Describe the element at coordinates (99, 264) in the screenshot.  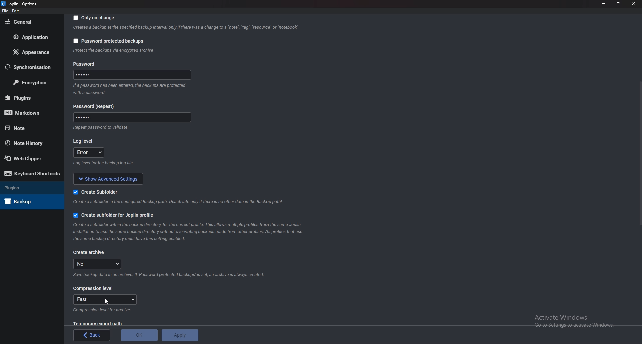
I see `no` at that location.